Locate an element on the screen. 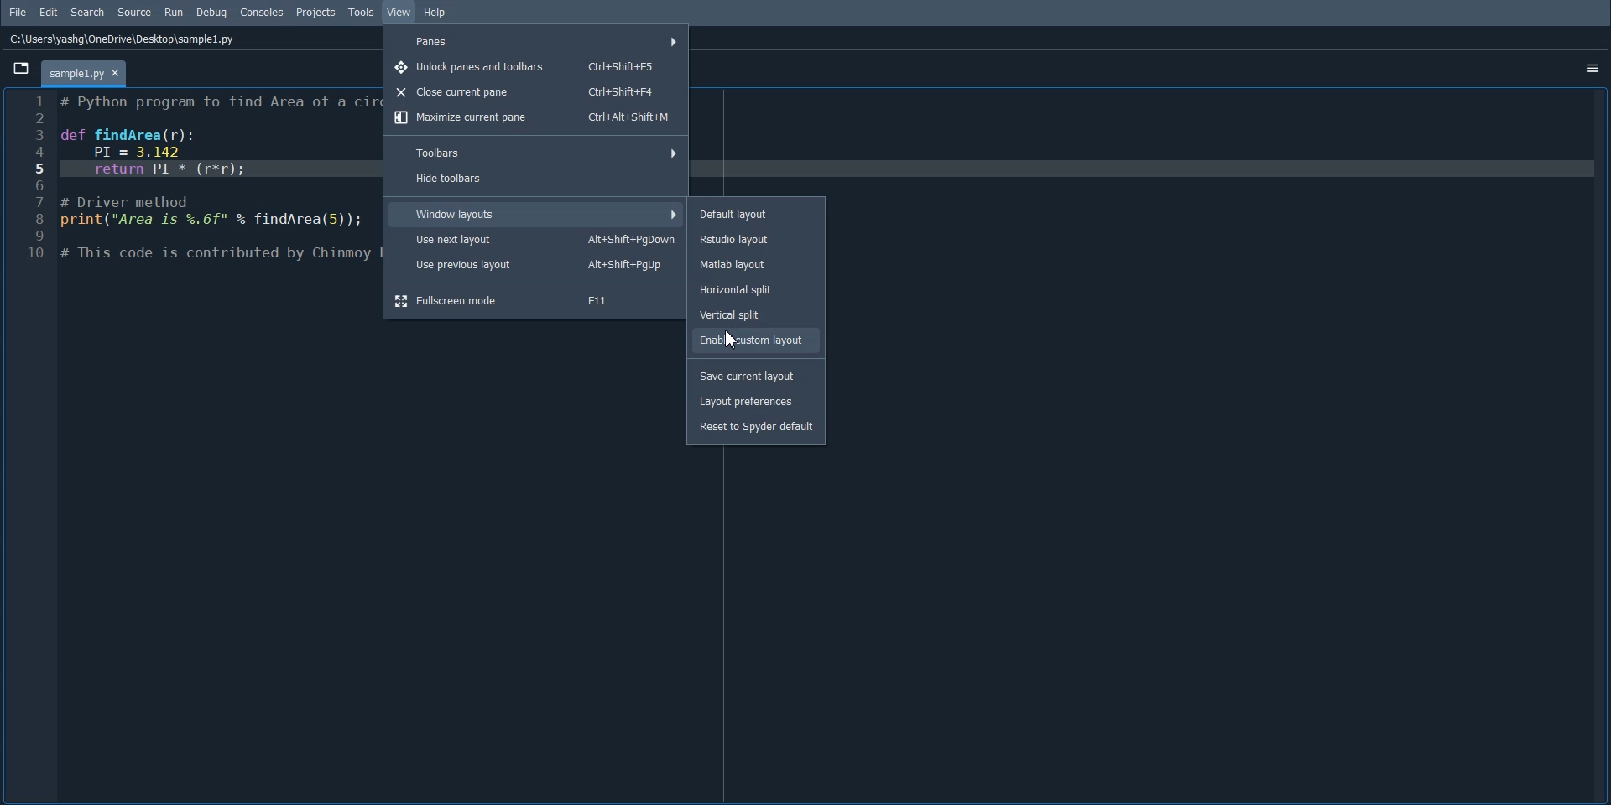  Horizontal split is located at coordinates (755, 290).